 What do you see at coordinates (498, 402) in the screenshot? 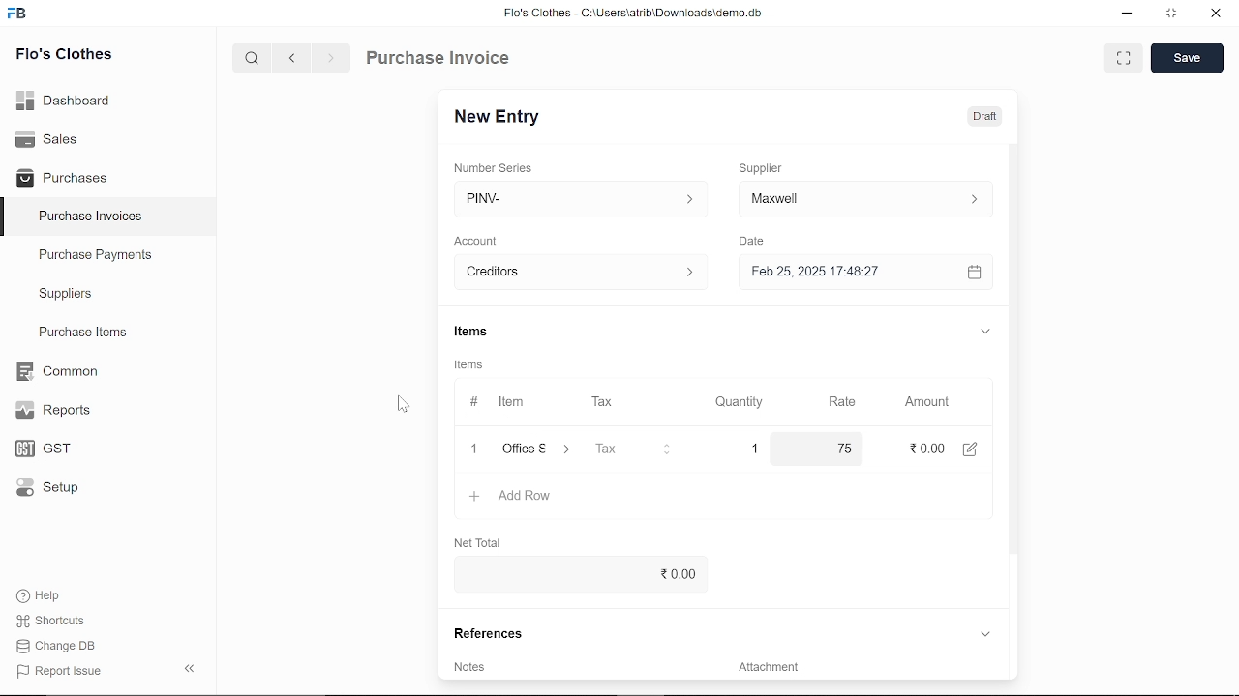
I see `Item` at bounding box center [498, 402].